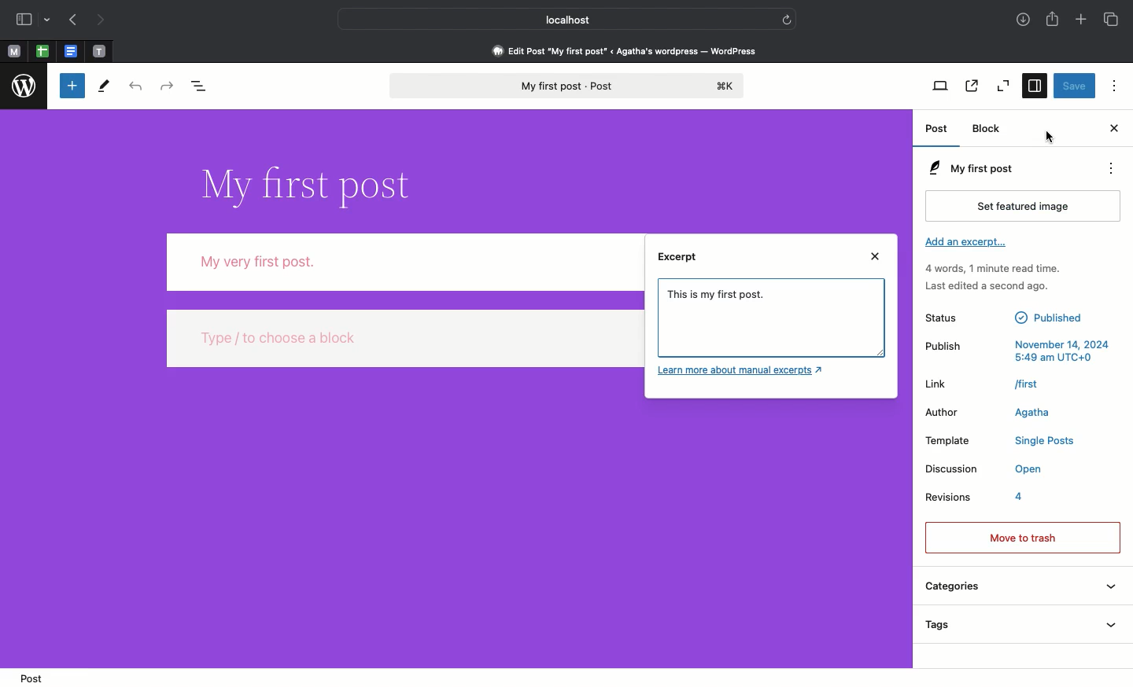  I want to click on Post, so click(30, 677).